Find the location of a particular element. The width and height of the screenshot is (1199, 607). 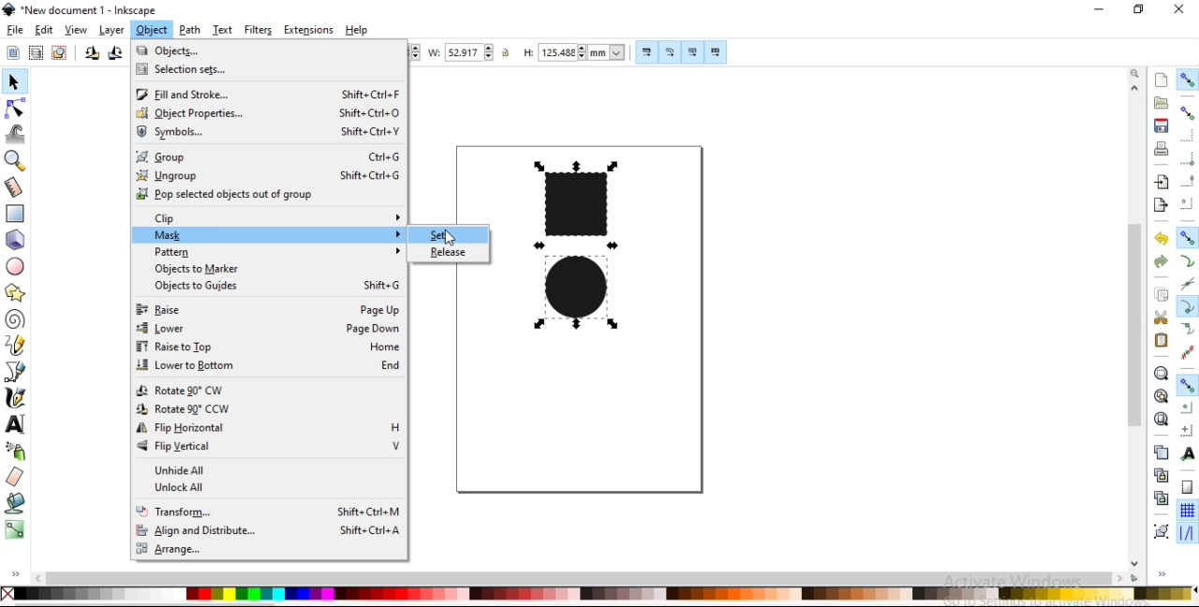

zoom in or out is located at coordinates (13, 163).